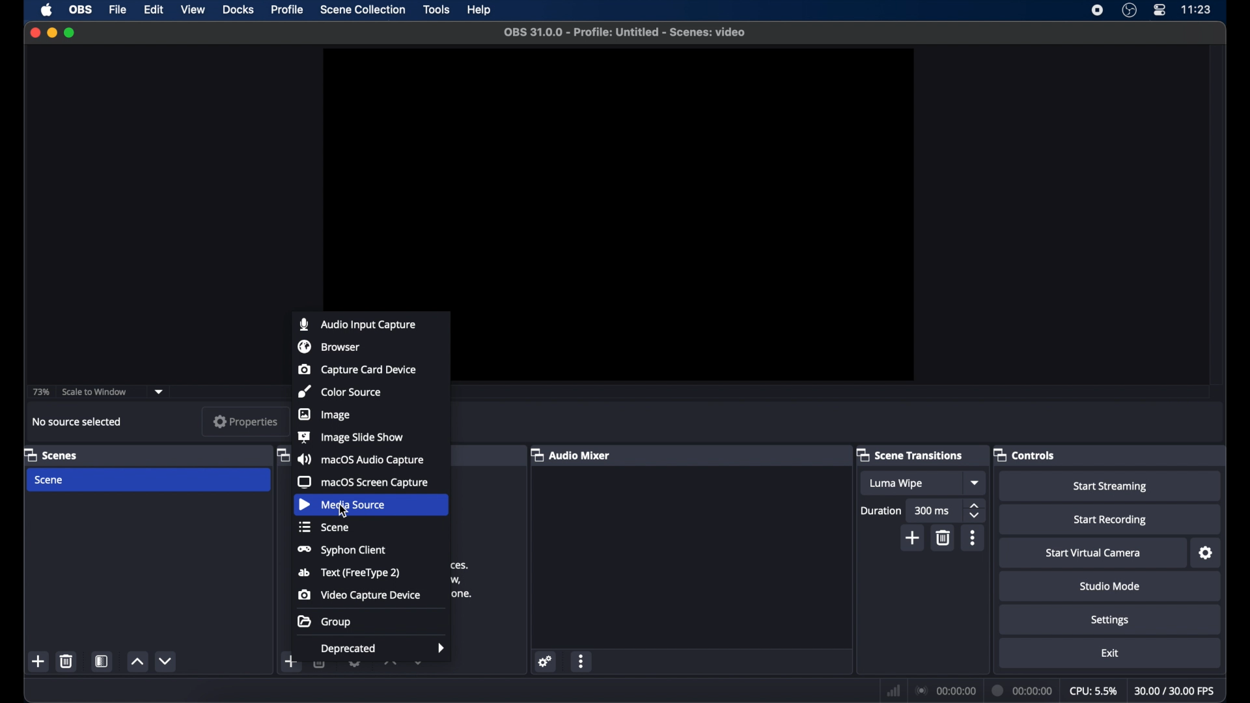  What do you see at coordinates (480, 10) in the screenshot?
I see `help` at bounding box center [480, 10].